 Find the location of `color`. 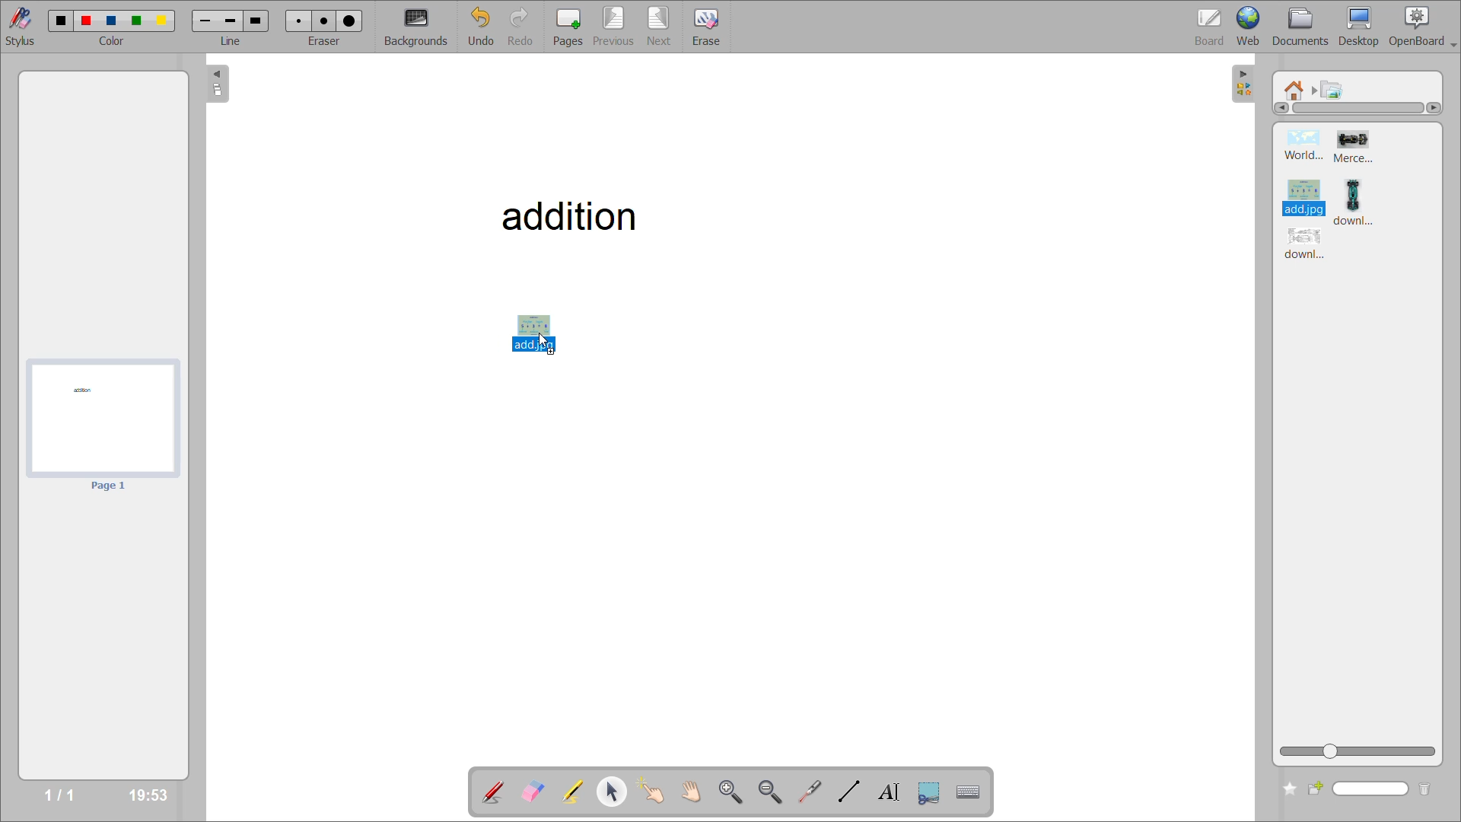

color is located at coordinates (113, 42).